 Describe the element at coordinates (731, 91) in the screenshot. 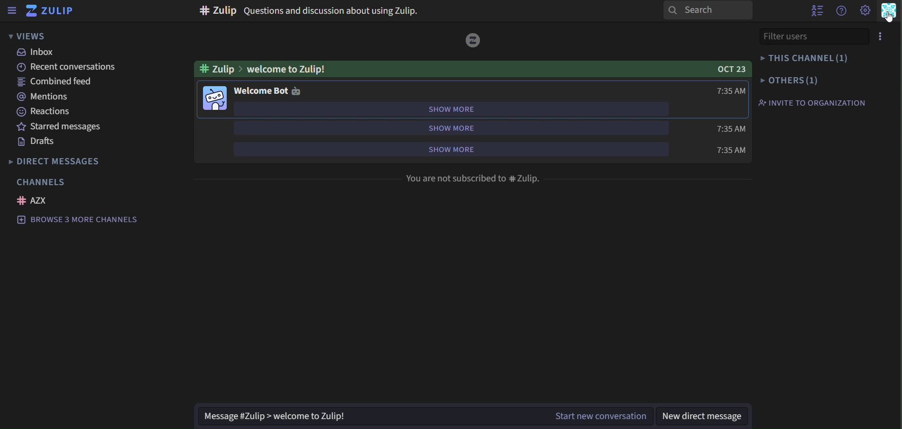

I see `time` at that location.